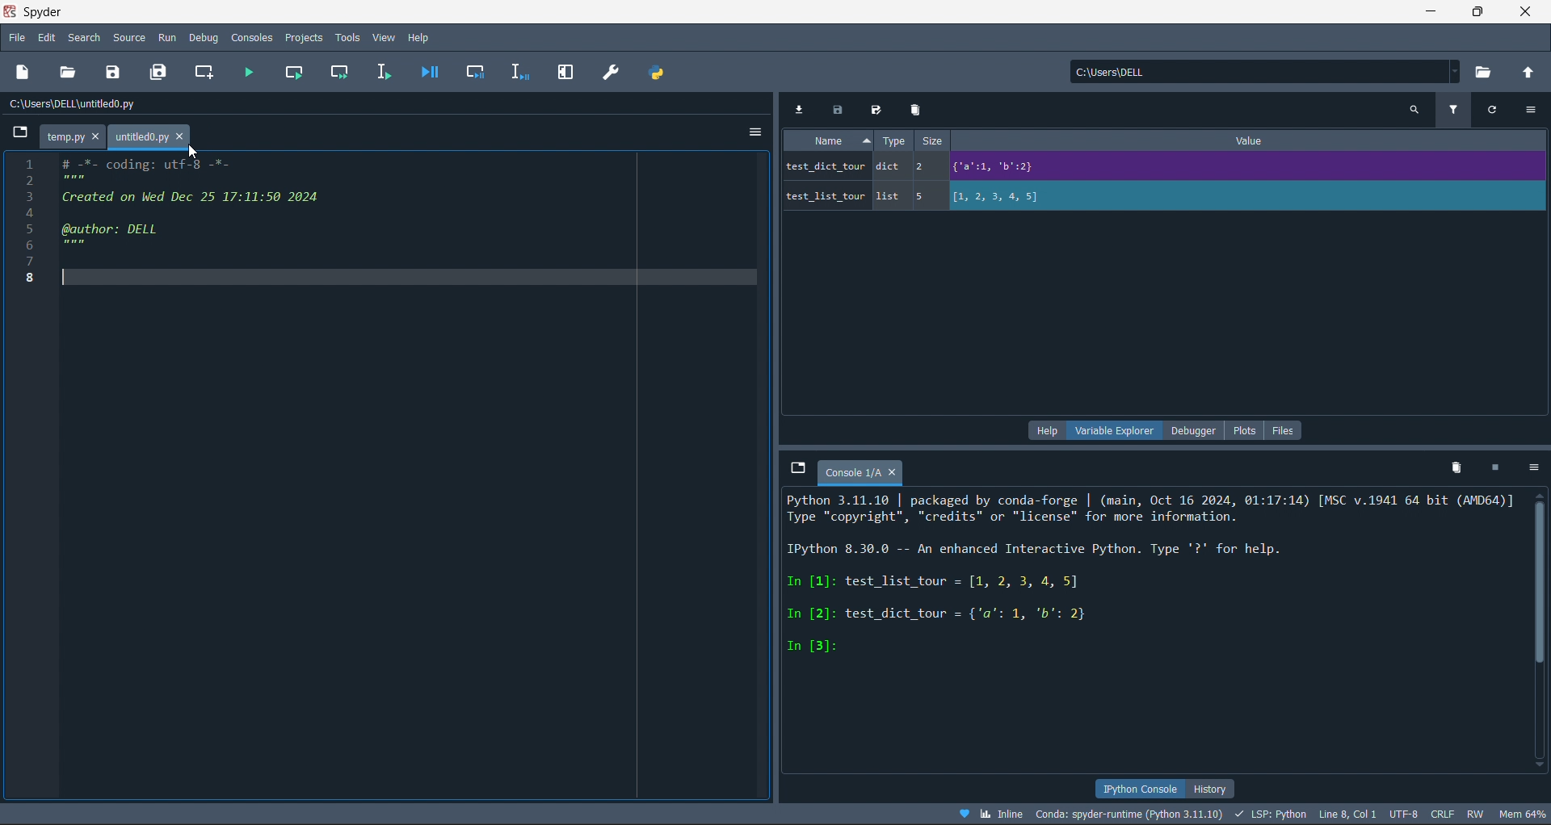 Image resolution: width=1551 pixels, height=825 pixels. Describe the element at coordinates (71, 72) in the screenshot. I see `open file` at that location.